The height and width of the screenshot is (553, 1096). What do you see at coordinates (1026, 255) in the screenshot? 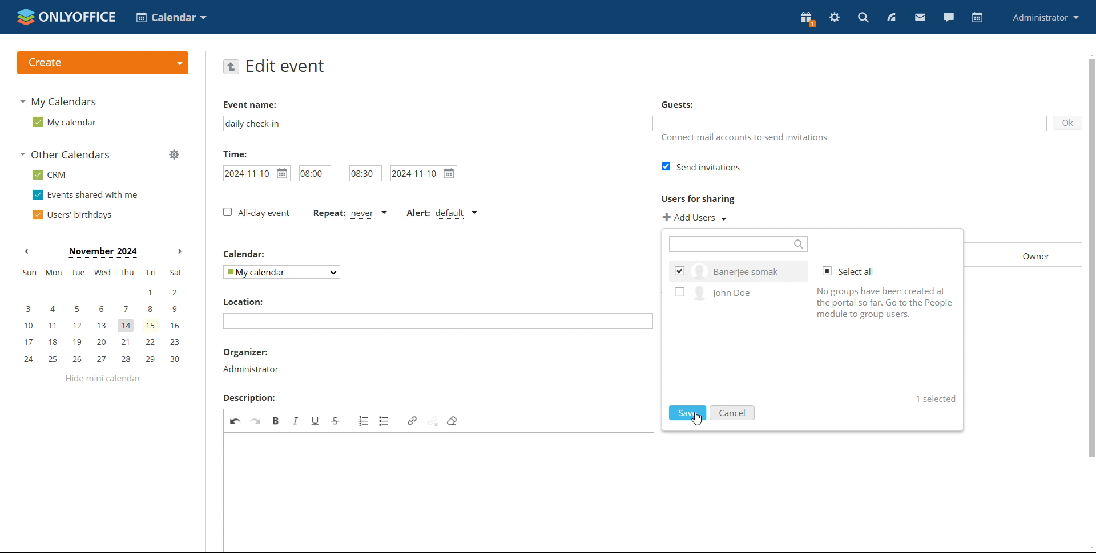
I see `owner` at bounding box center [1026, 255].